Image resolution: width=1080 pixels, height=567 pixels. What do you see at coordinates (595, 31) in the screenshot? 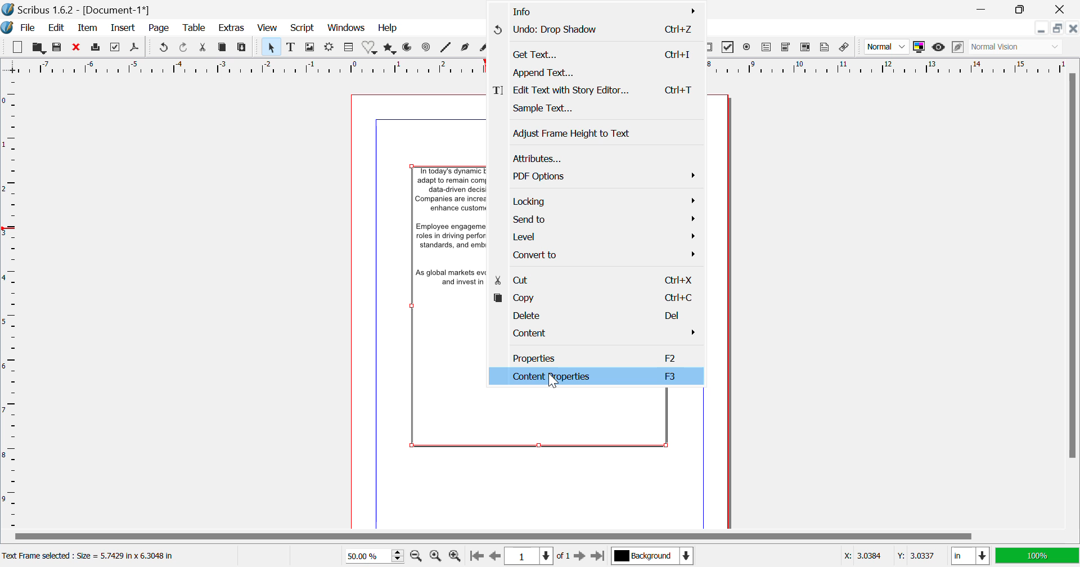
I see `Undo` at bounding box center [595, 31].